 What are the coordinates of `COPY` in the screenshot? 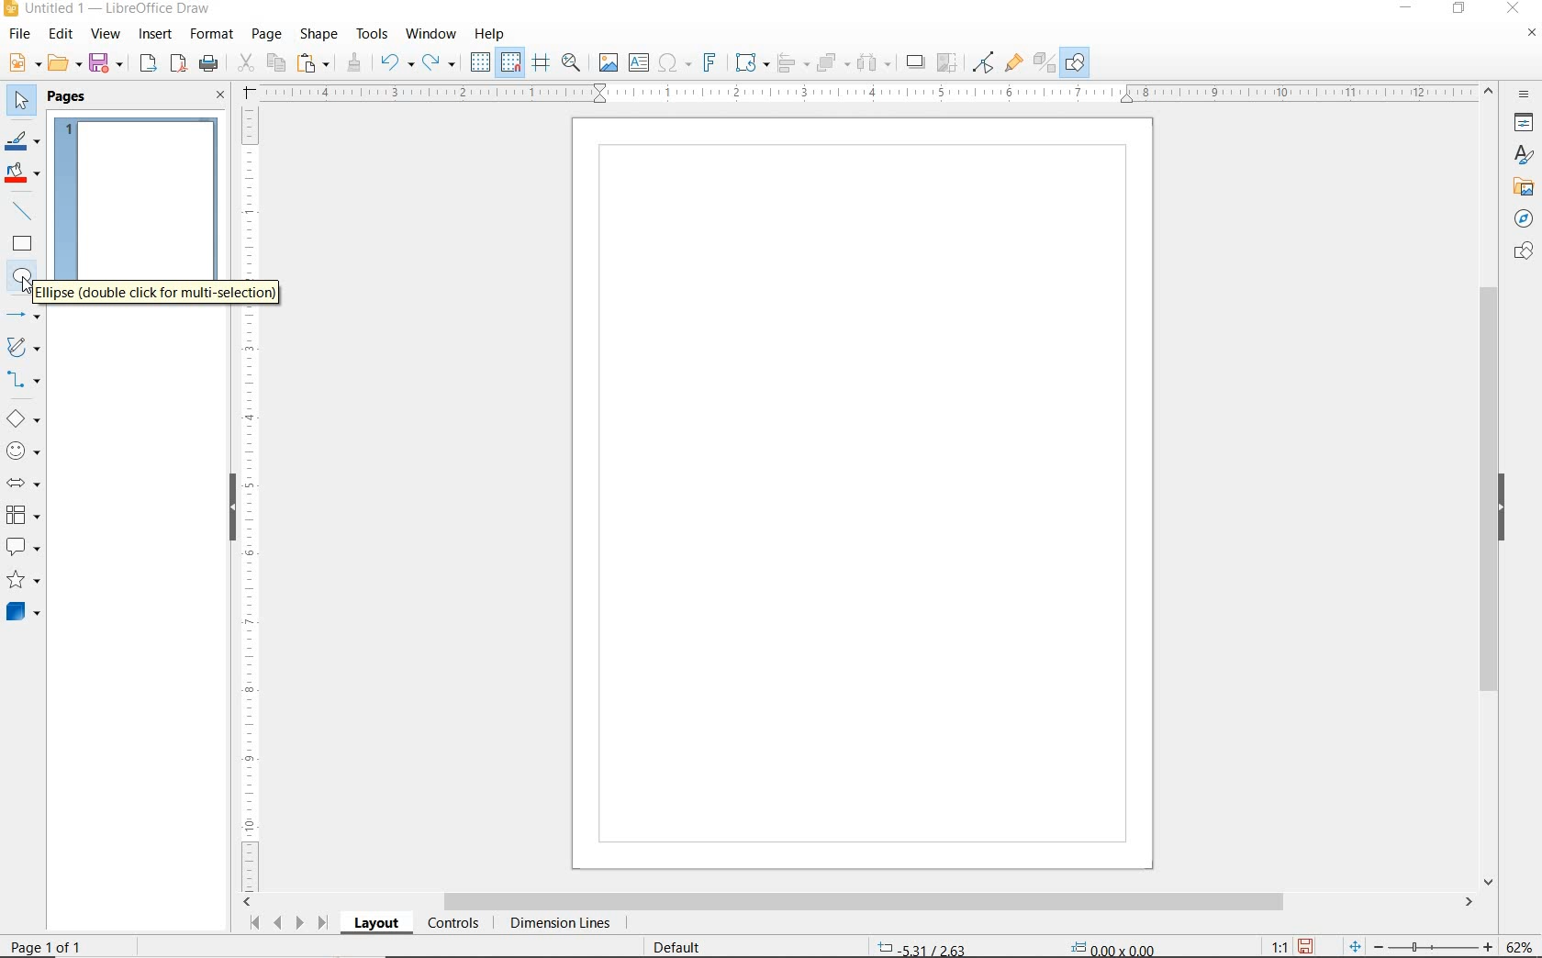 It's located at (276, 61).